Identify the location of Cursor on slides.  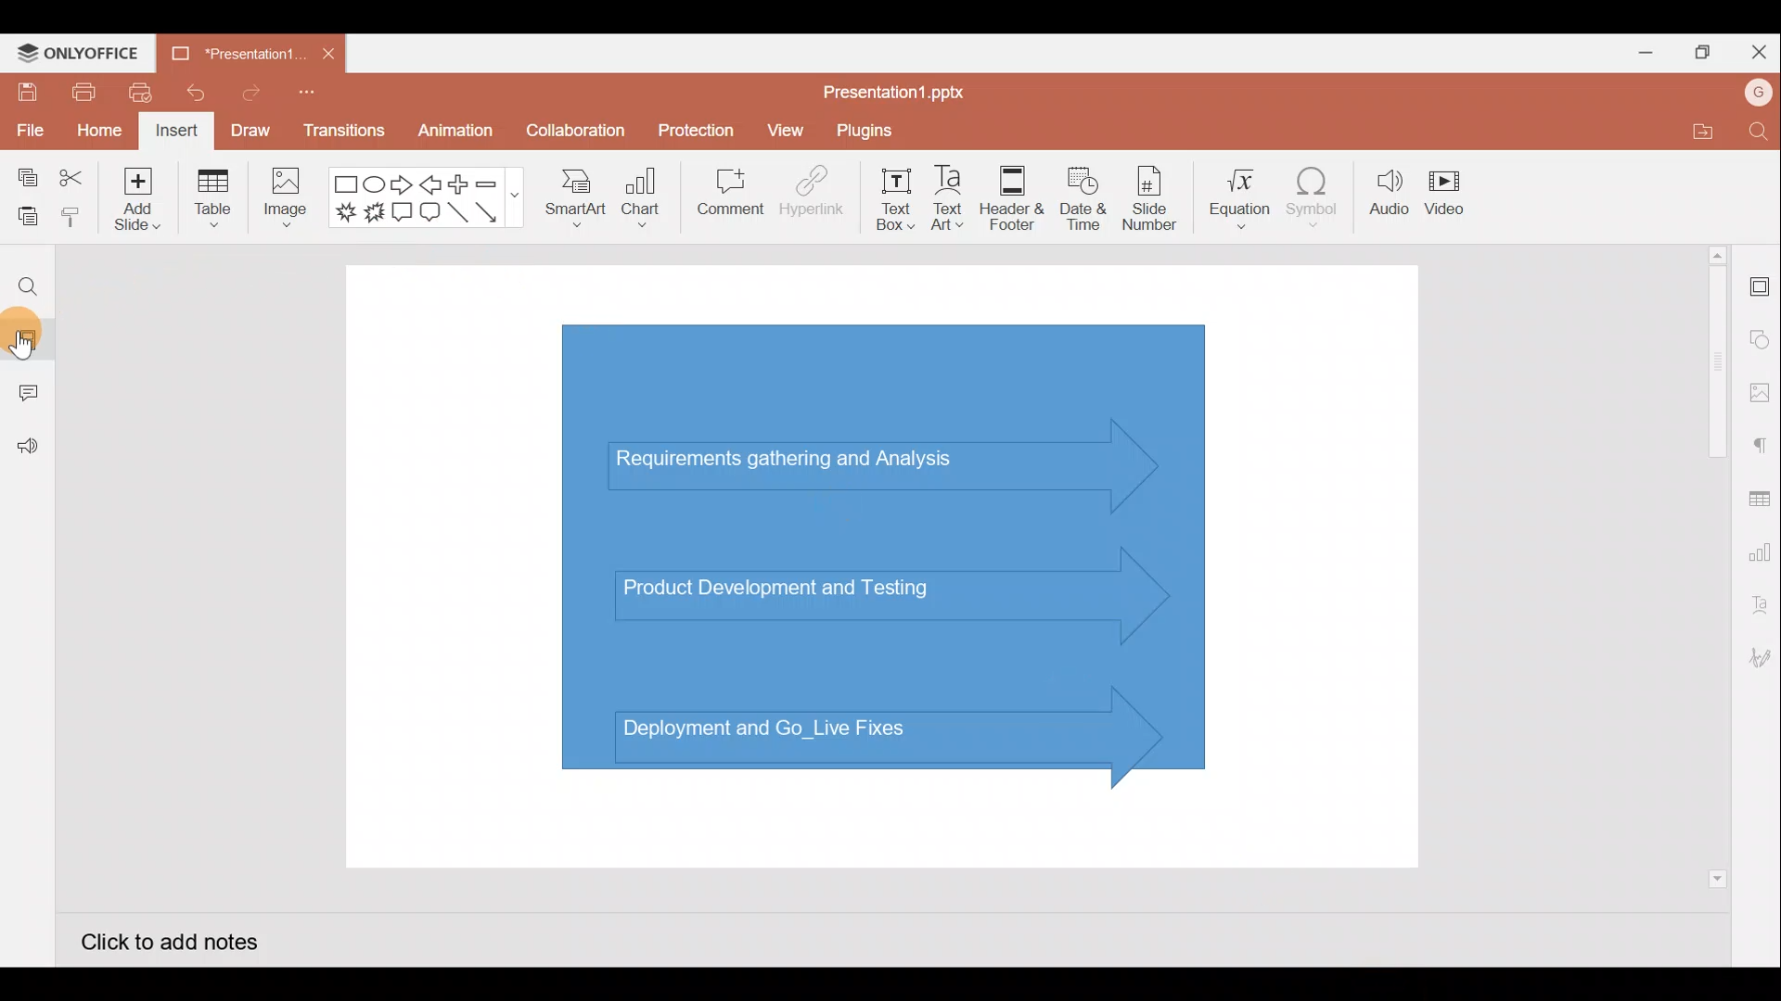
(52, 335).